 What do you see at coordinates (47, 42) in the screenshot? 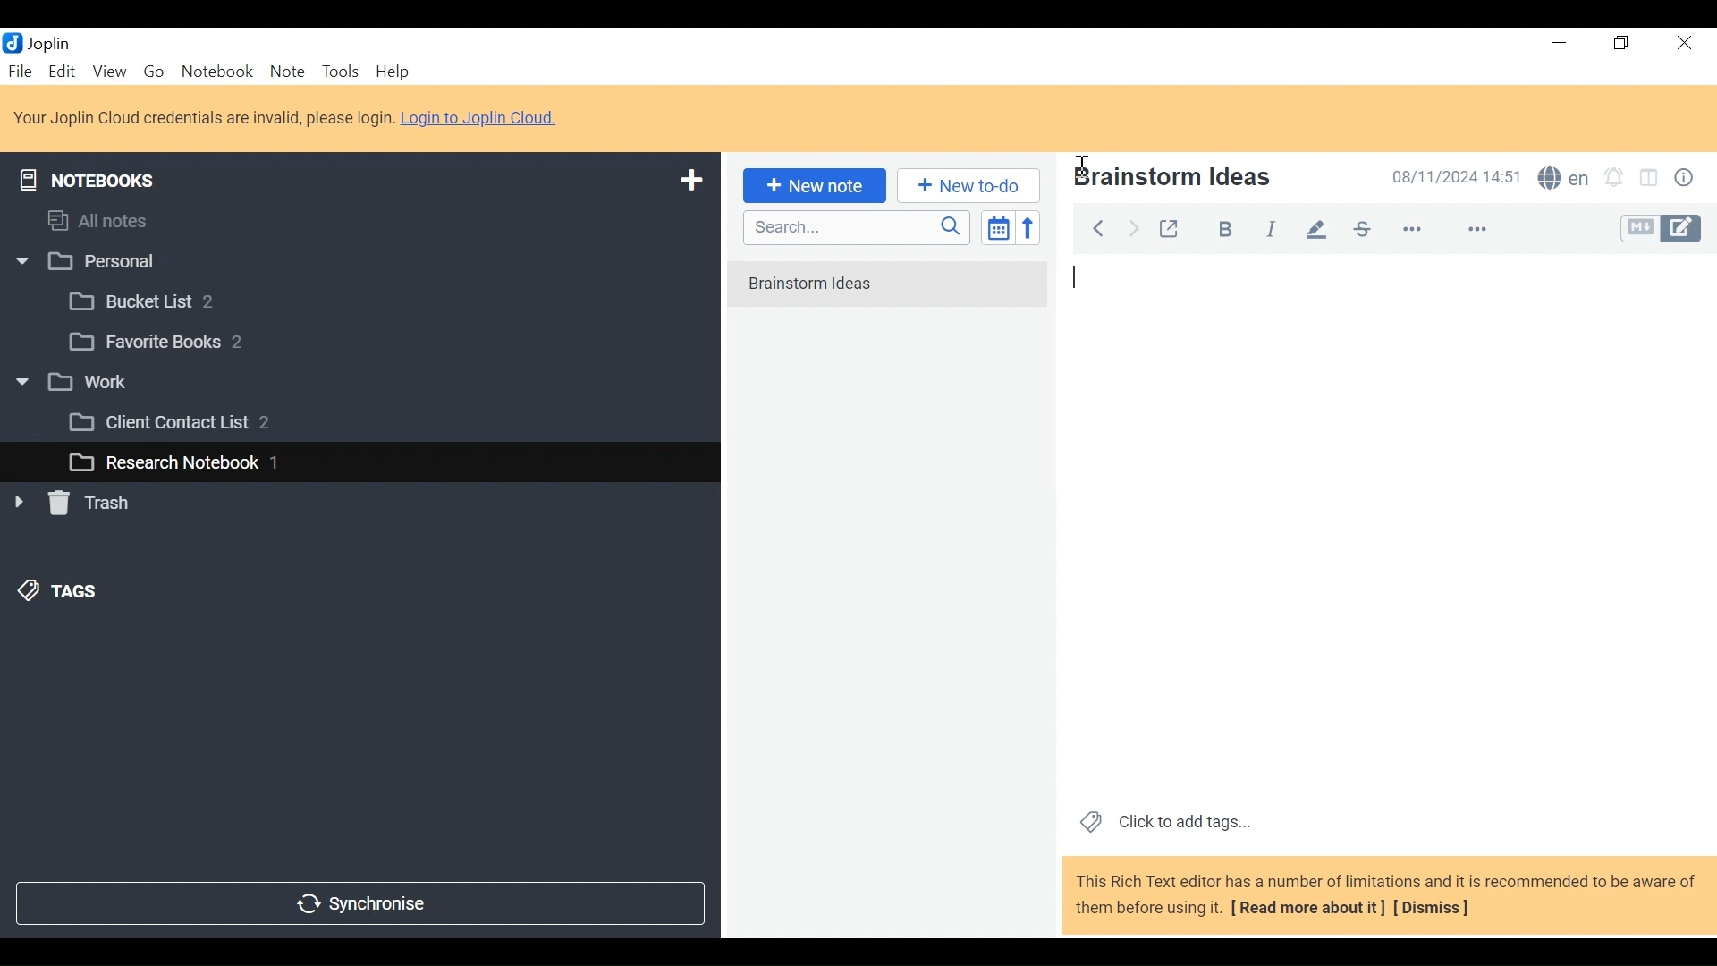
I see `Joplin Desktop Icon` at bounding box center [47, 42].